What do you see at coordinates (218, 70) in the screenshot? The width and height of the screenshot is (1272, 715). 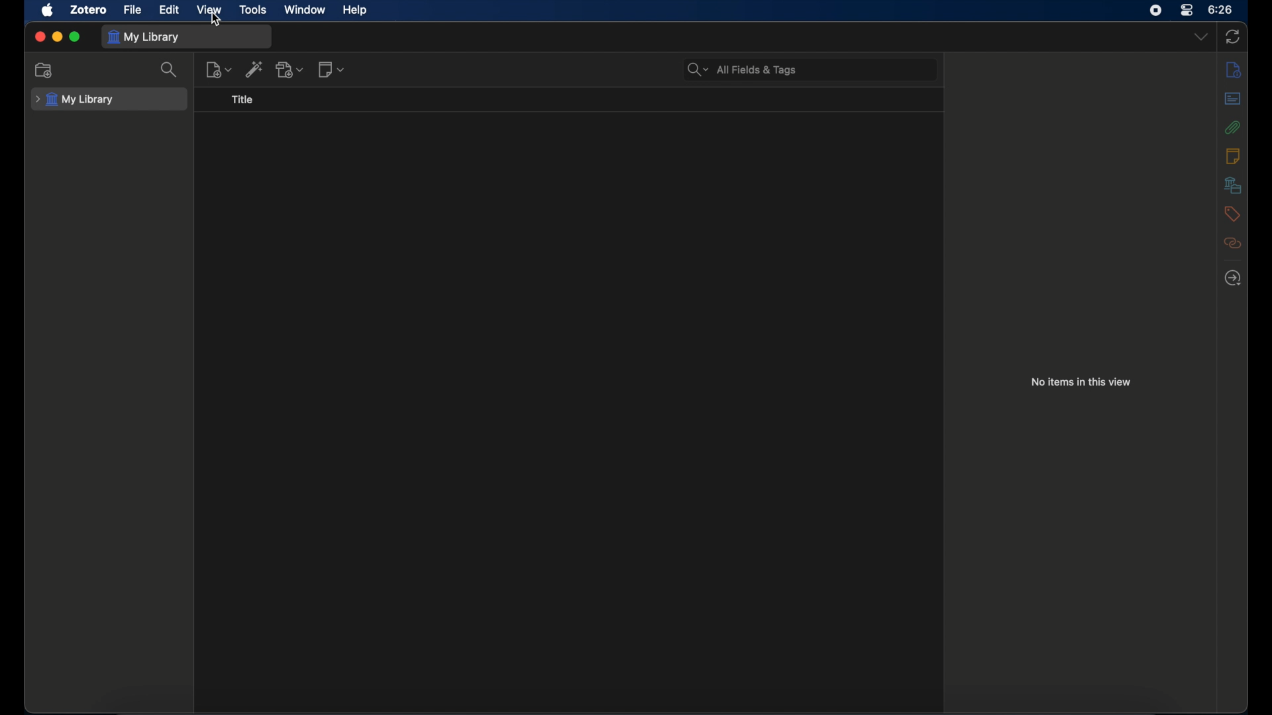 I see `new items` at bounding box center [218, 70].